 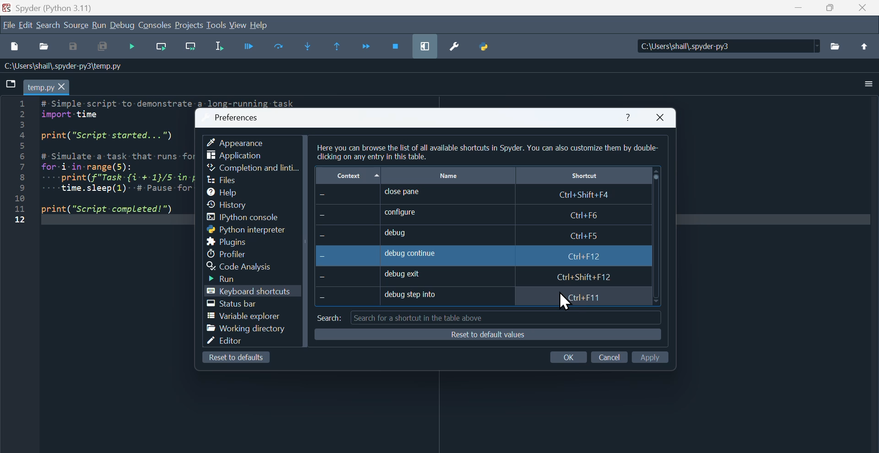 I want to click on Open file, so click(x=43, y=47).